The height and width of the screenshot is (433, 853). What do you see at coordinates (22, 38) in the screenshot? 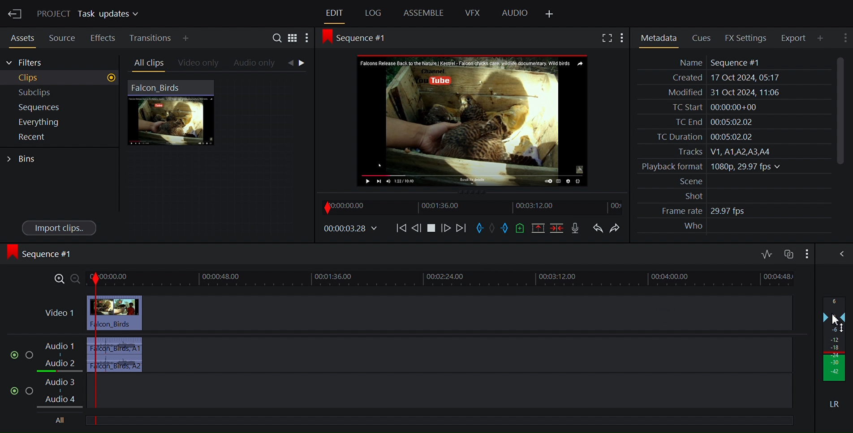
I see `Assets` at bounding box center [22, 38].